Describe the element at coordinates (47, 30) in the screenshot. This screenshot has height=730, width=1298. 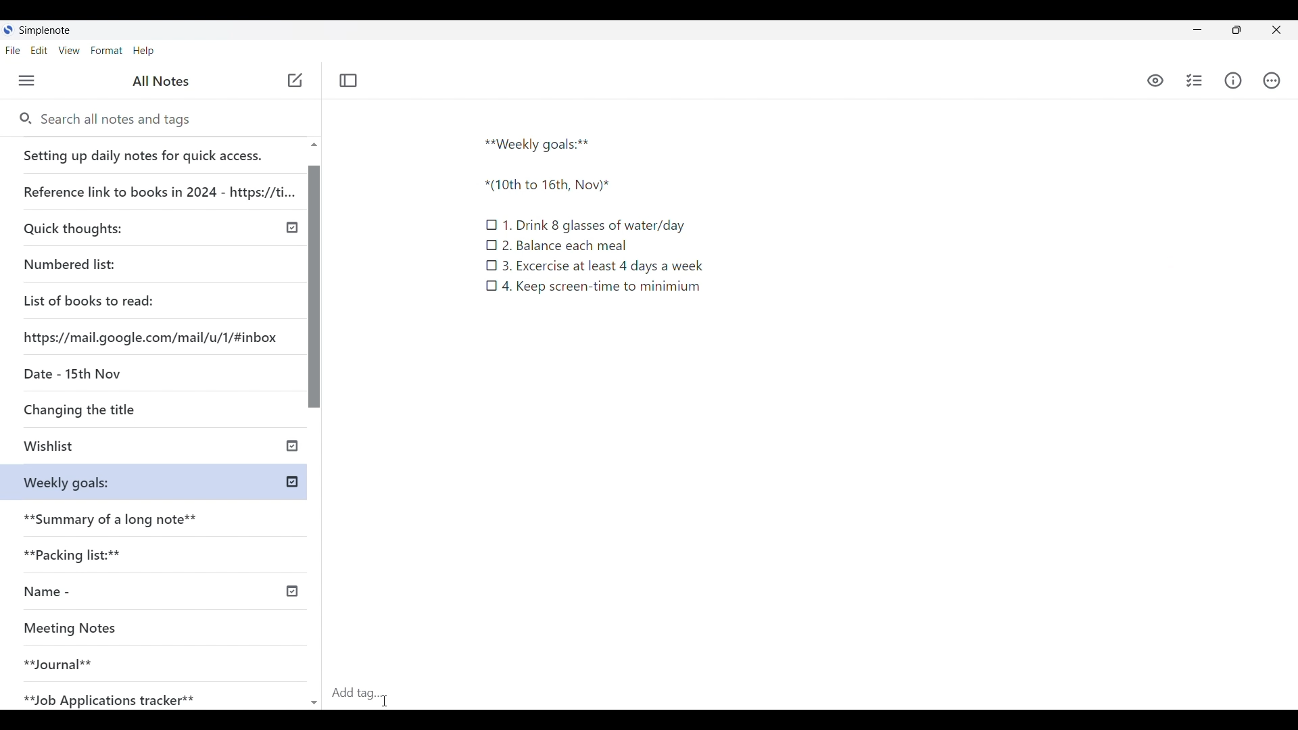
I see `Software note` at that location.